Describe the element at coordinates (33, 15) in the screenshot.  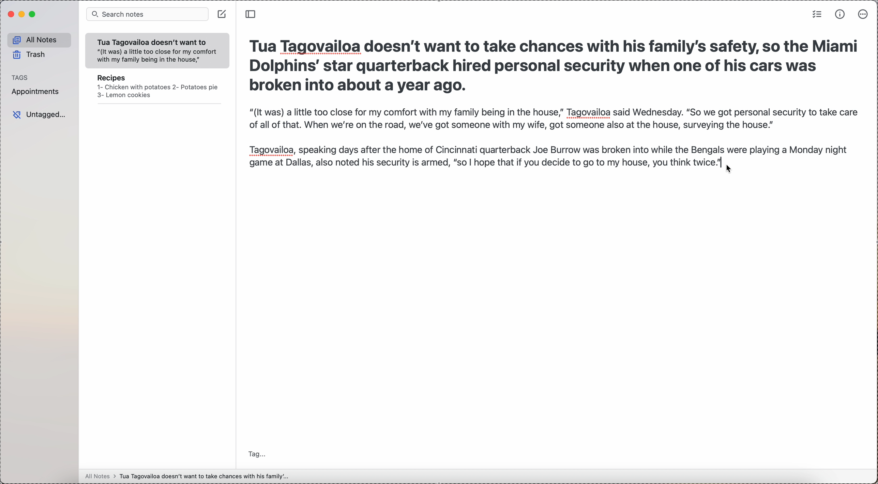
I see `maximize` at that location.